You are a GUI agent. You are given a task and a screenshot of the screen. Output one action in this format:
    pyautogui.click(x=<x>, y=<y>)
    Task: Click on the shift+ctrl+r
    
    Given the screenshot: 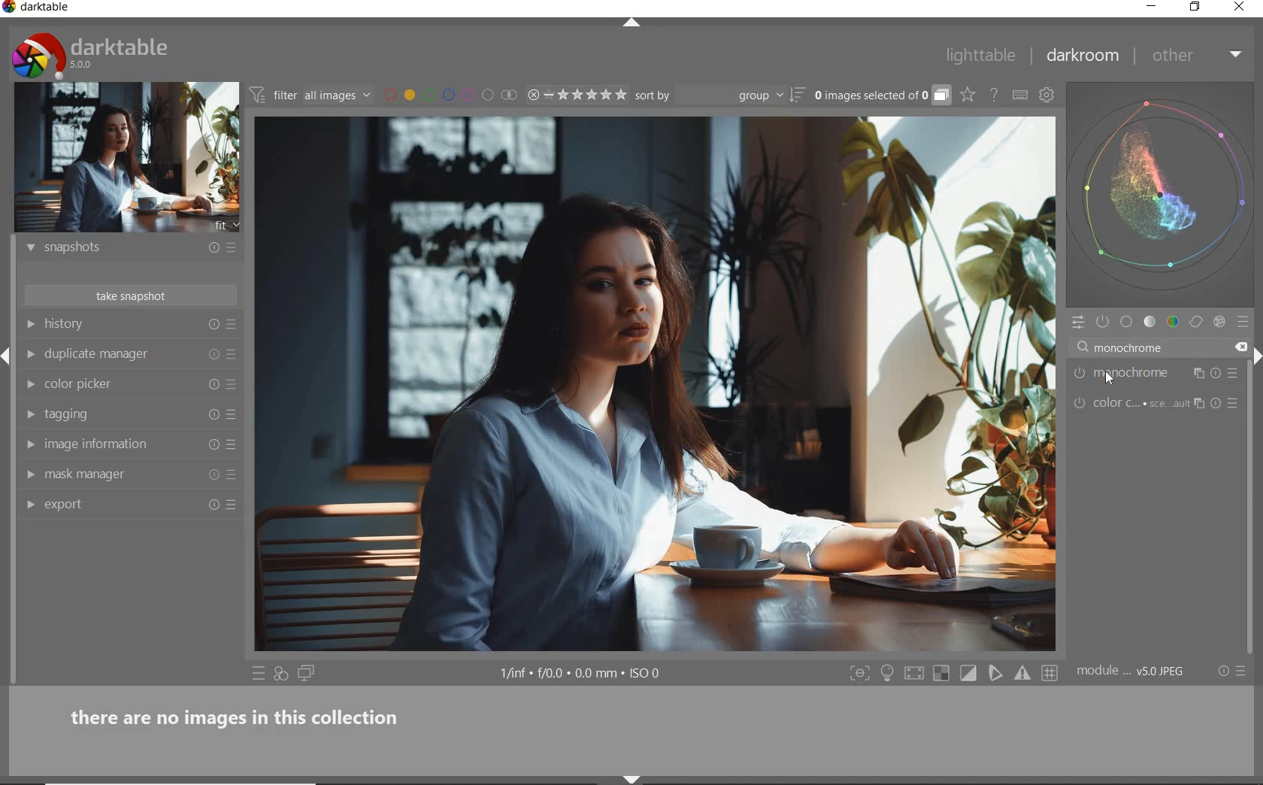 What is the action you would take?
    pyautogui.click(x=1255, y=353)
    